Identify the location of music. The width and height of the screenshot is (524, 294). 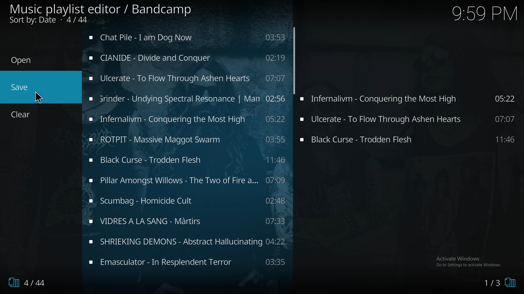
(186, 120).